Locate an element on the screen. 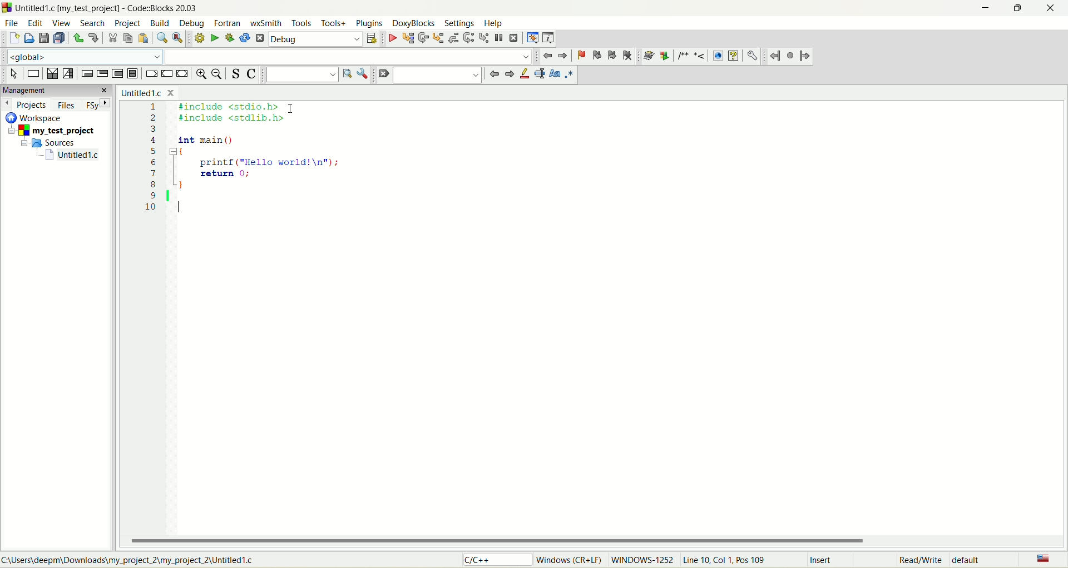 The width and height of the screenshot is (1068, 568). selected text is located at coordinates (538, 74).